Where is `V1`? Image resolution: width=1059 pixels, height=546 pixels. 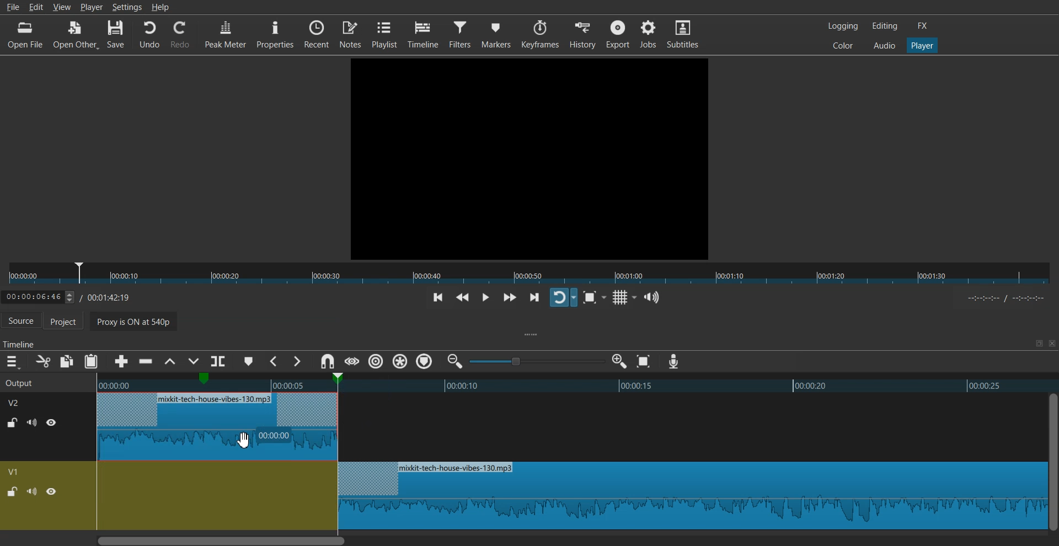 V1 is located at coordinates (15, 472).